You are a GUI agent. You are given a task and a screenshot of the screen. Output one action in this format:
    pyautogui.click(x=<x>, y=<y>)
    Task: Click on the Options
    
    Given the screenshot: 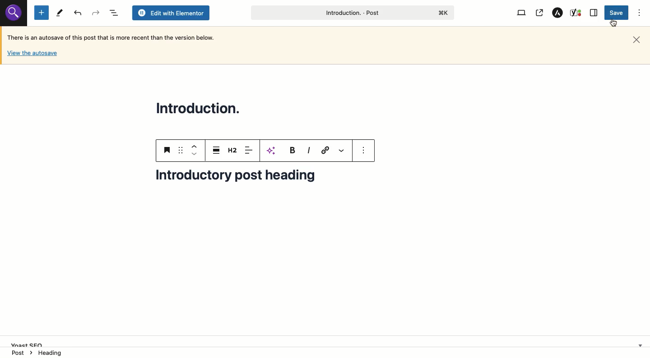 What is the action you would take?
    pyautogui.click(x=640, y=13)
    